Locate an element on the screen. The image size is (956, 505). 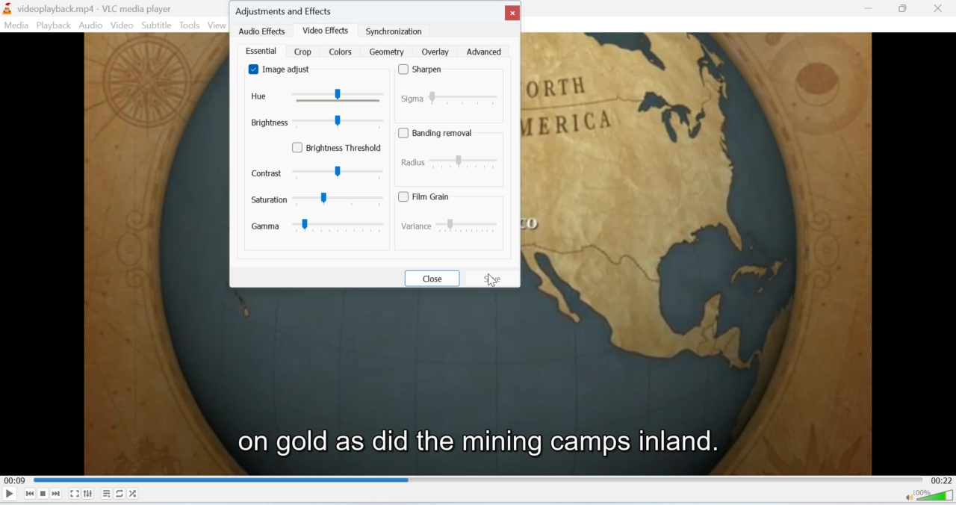
synchronization is located at coordinates (395, 31).